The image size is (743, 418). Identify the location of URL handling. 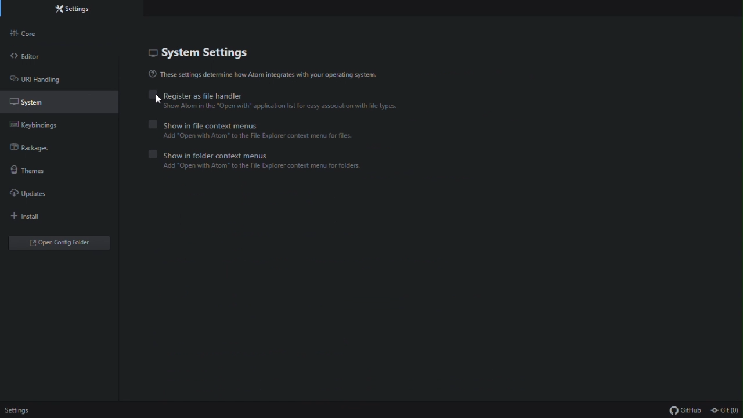
(41, 82).